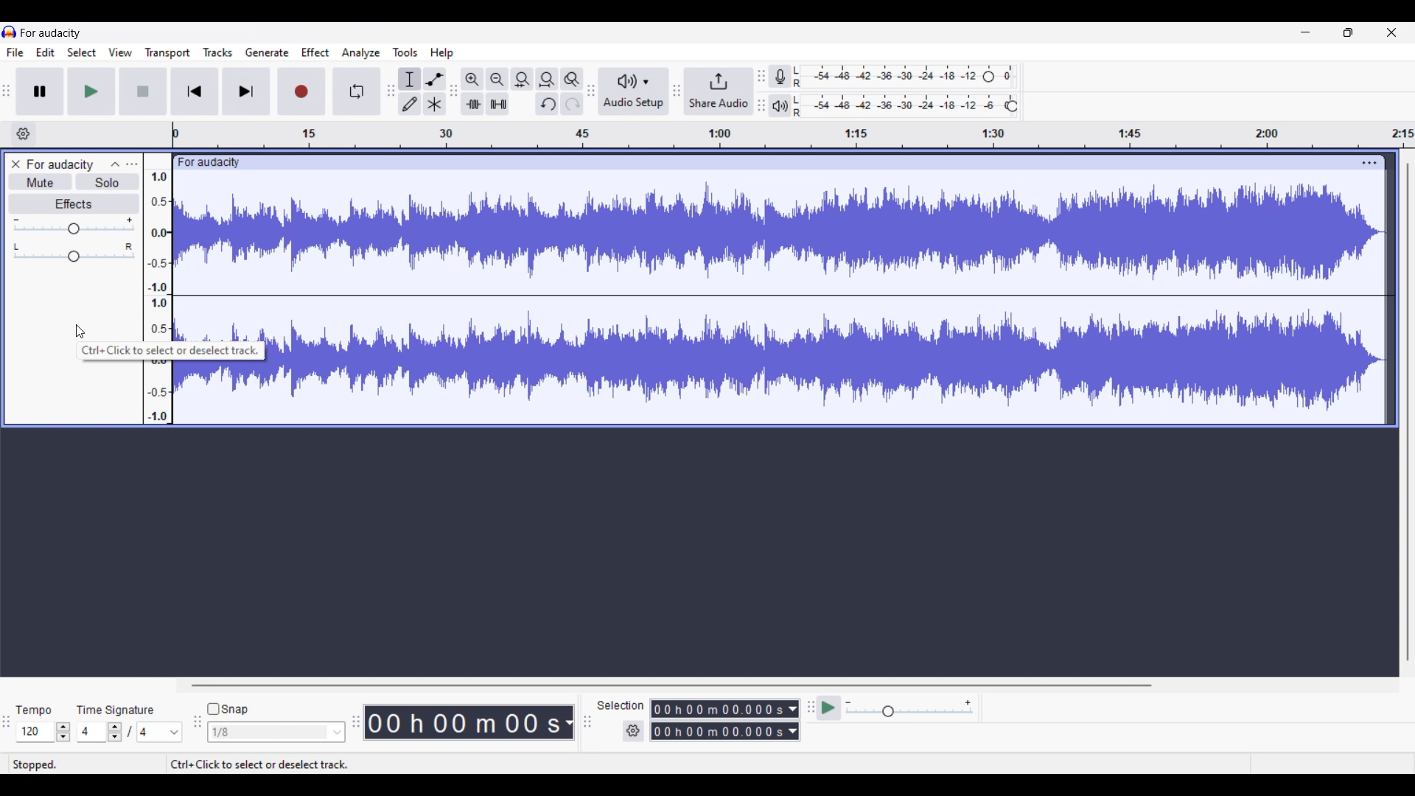 This screenshot has width=1415, height=796. I want to click on Zoom toggle, so click(572, 80).